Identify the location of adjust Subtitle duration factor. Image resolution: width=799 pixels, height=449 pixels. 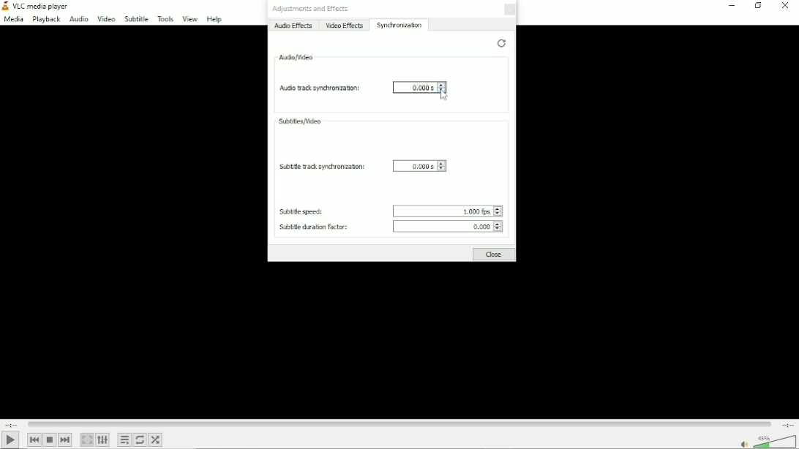
(497, 226).